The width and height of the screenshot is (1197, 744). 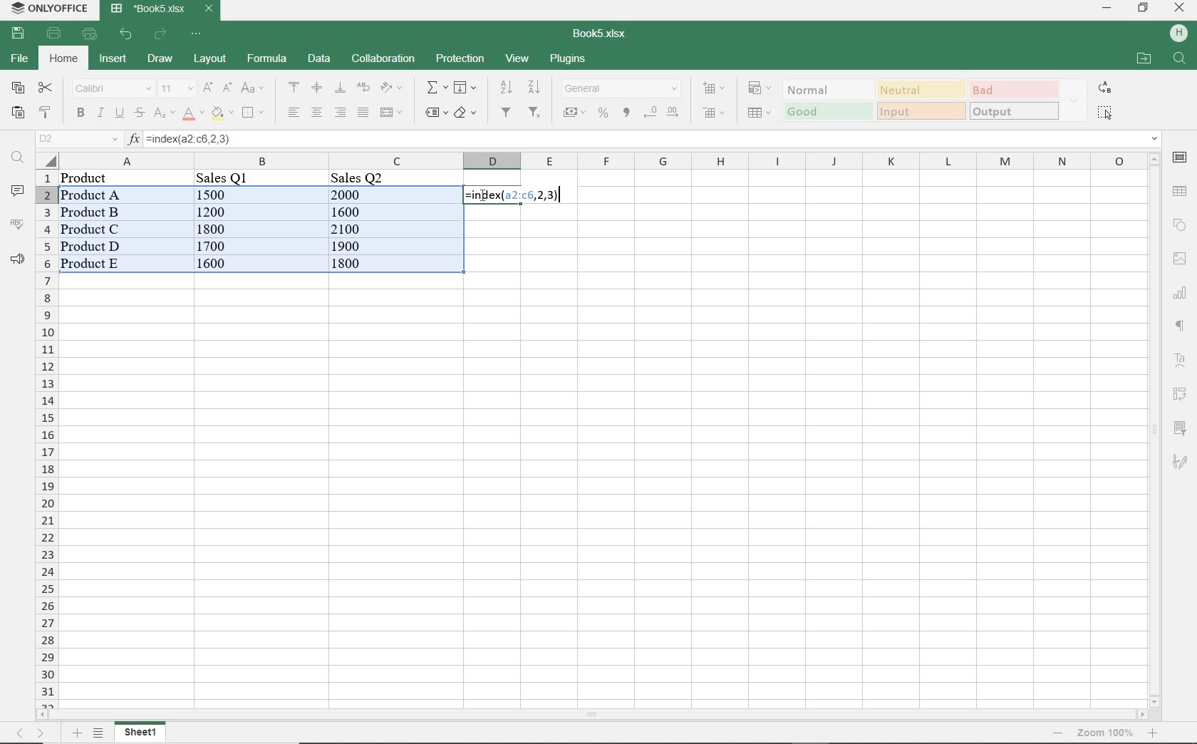 I want to click on find, so click(x=1181, y=59).